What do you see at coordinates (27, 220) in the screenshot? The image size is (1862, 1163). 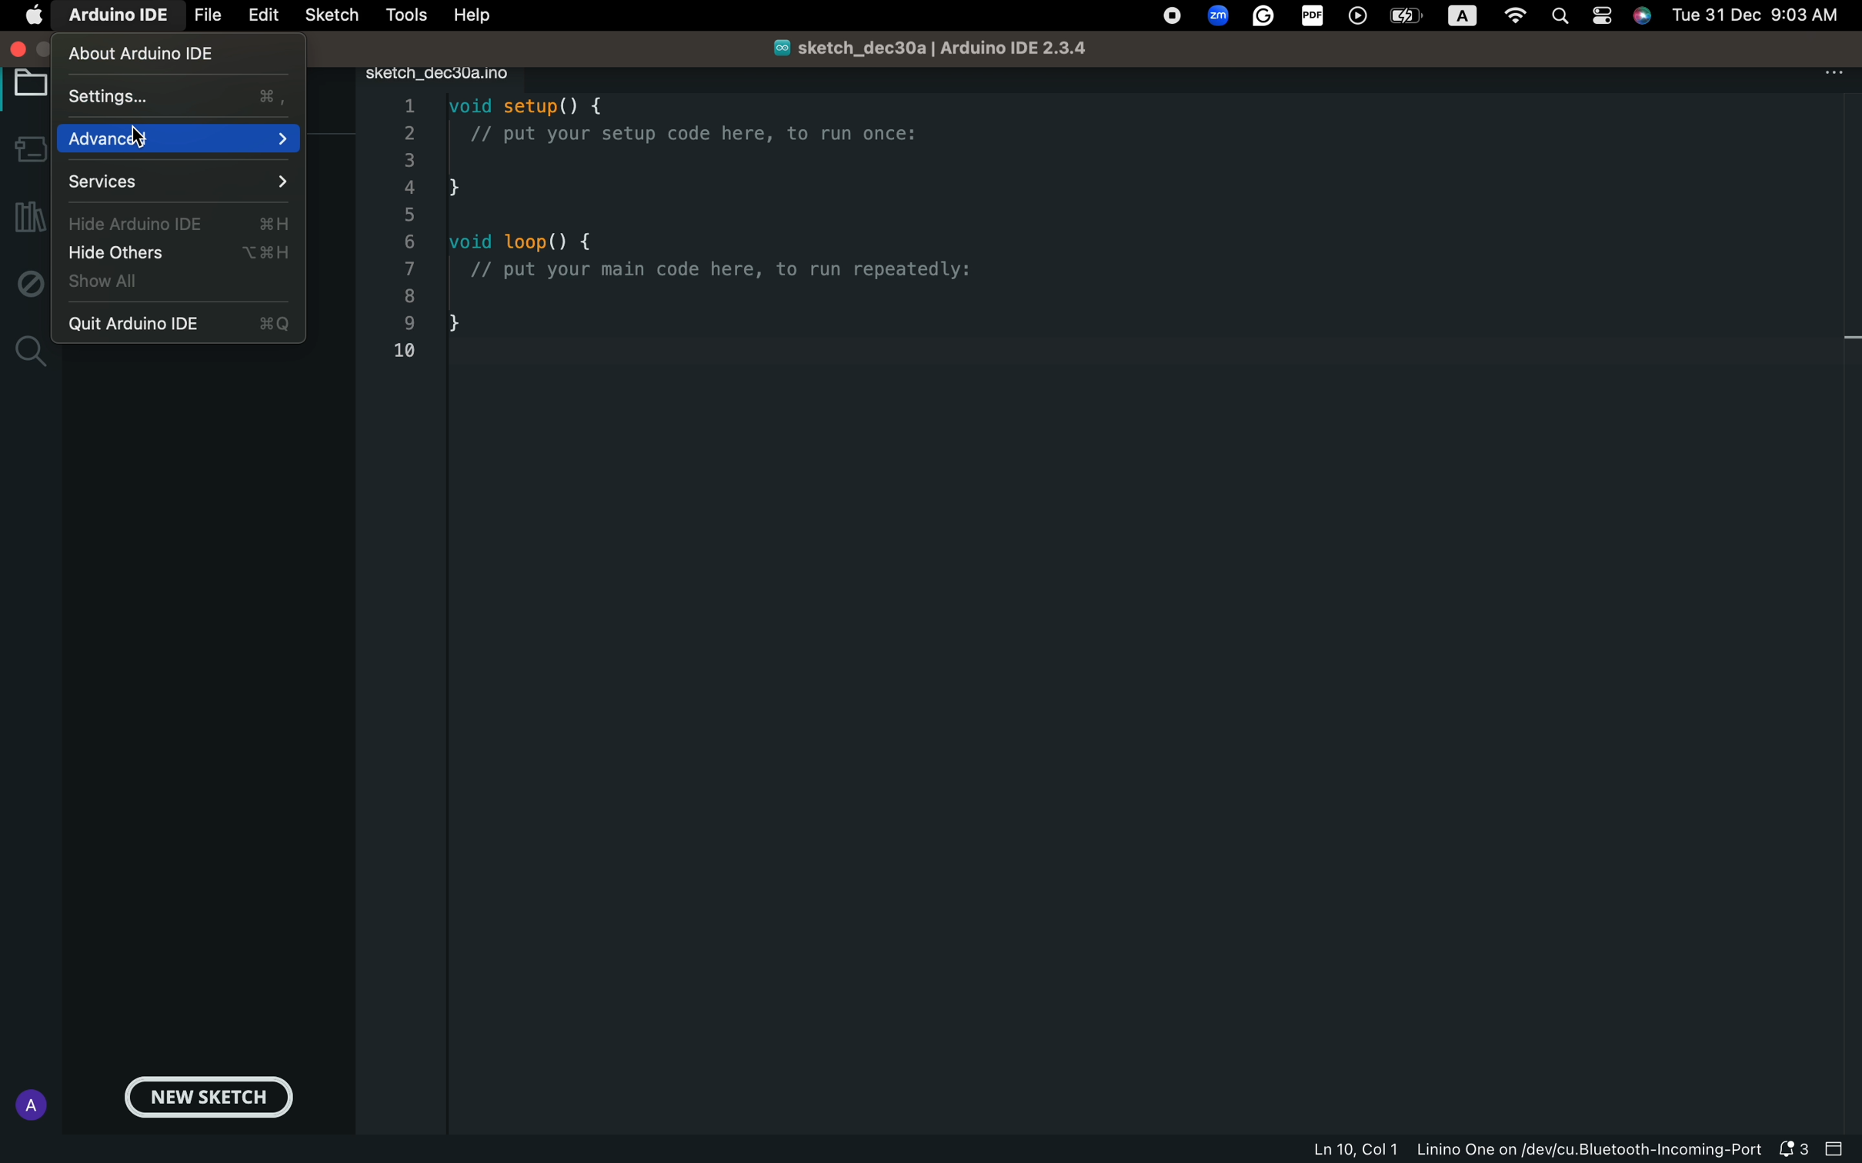 I see `library manager` at bounding box center [27, 220].